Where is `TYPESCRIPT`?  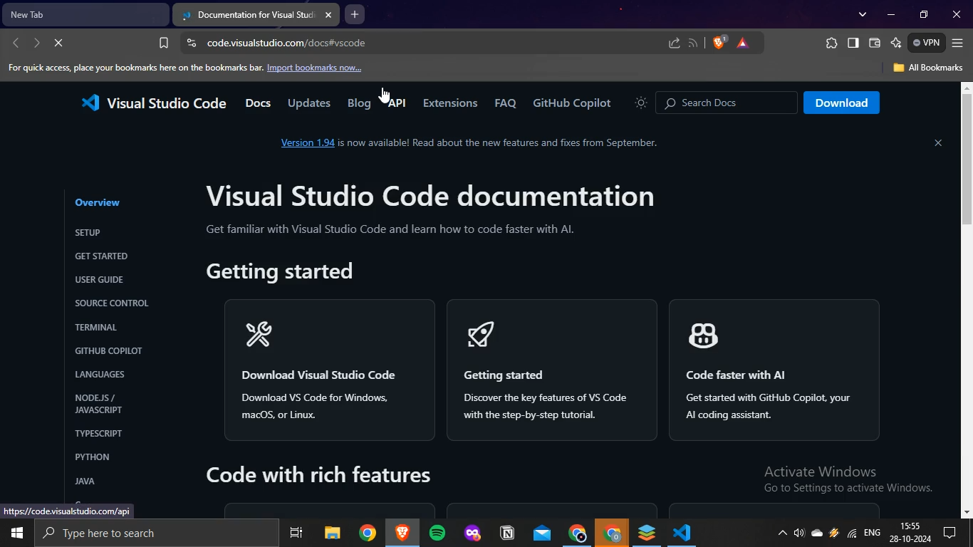 TYPESCRIPT is located at coordinates (99, 433).